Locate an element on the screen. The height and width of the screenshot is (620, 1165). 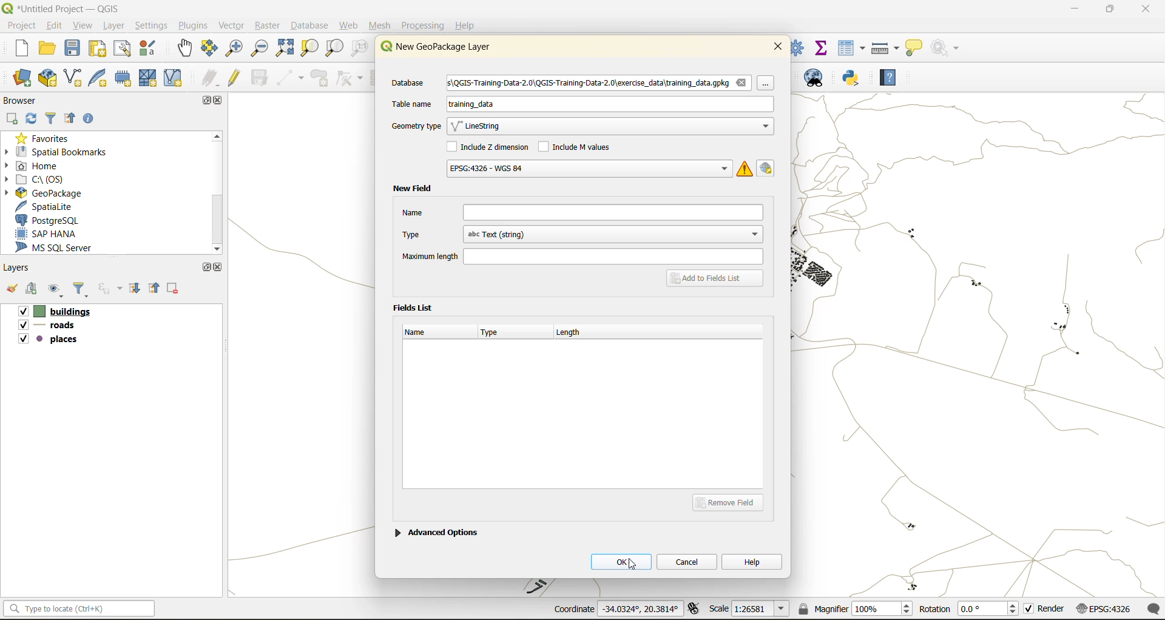
spatial bookmarks is located at coordinates (64, 152).